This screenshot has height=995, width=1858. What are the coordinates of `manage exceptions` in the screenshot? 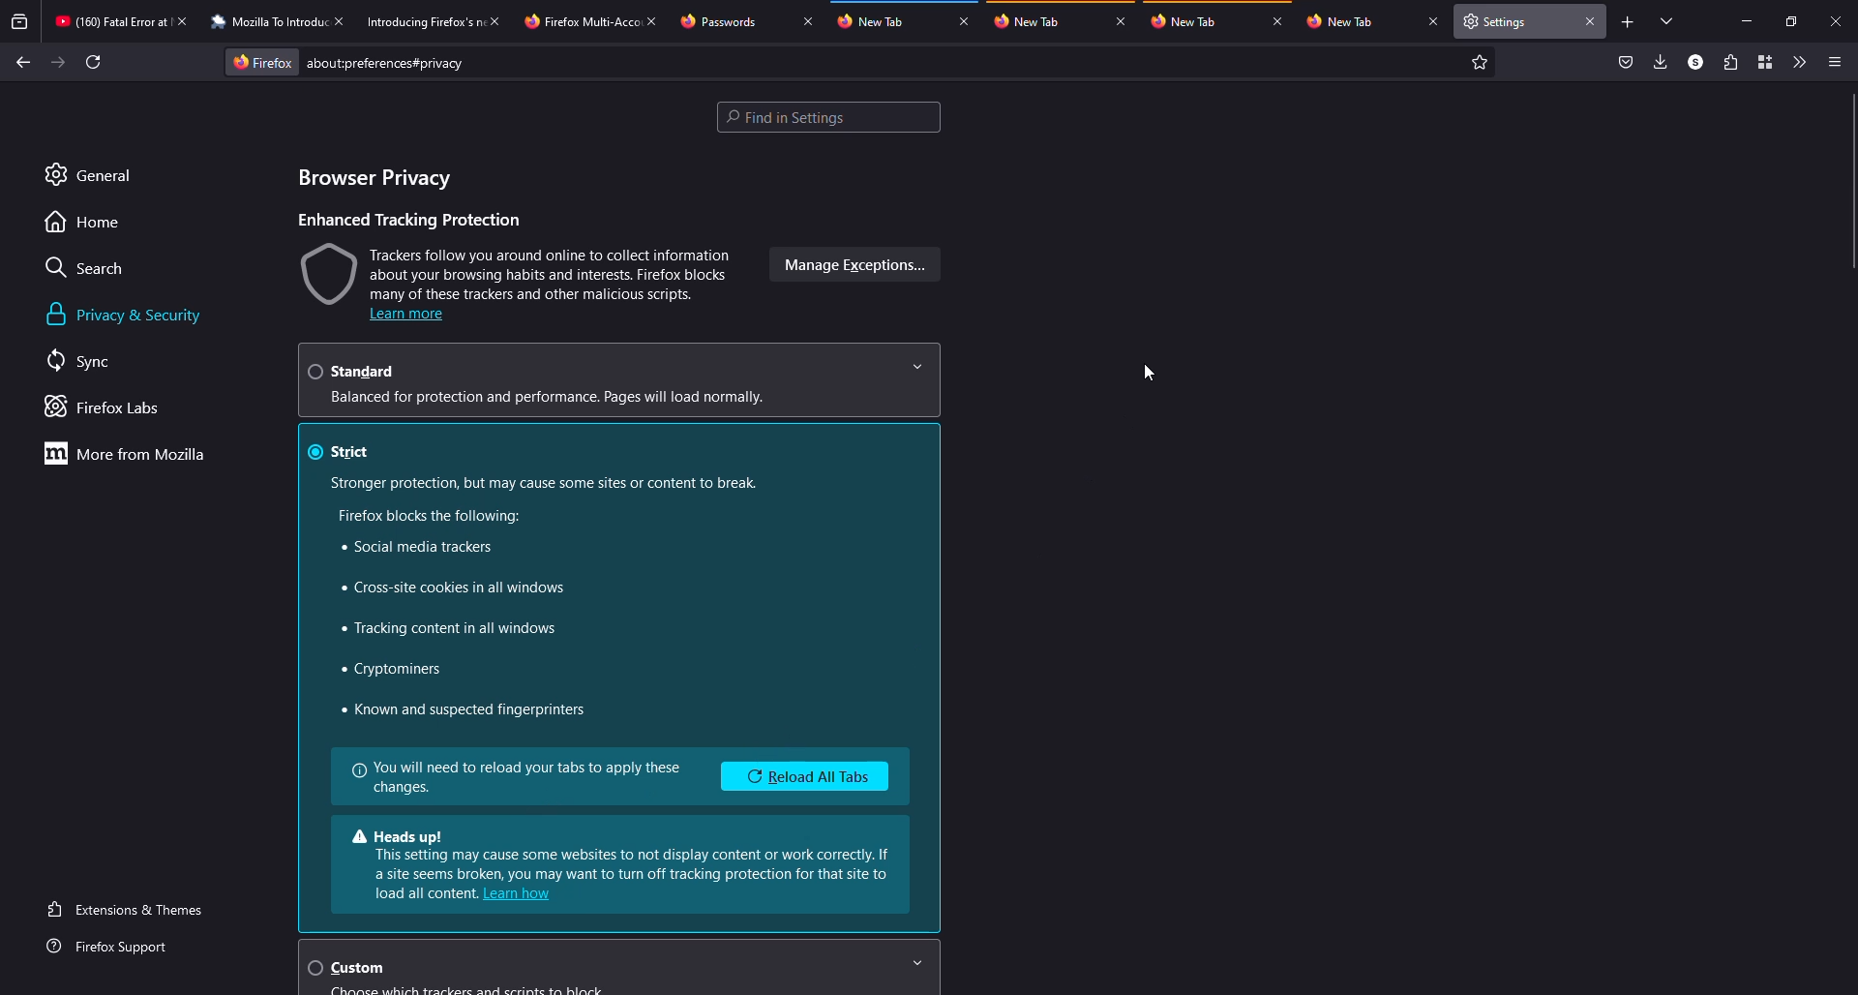 It's located at (852, 264).